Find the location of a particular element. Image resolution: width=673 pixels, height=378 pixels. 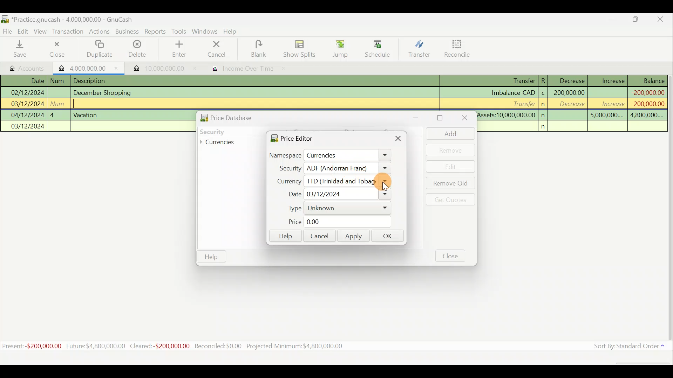

Windows is located at coordinates (205, 31).